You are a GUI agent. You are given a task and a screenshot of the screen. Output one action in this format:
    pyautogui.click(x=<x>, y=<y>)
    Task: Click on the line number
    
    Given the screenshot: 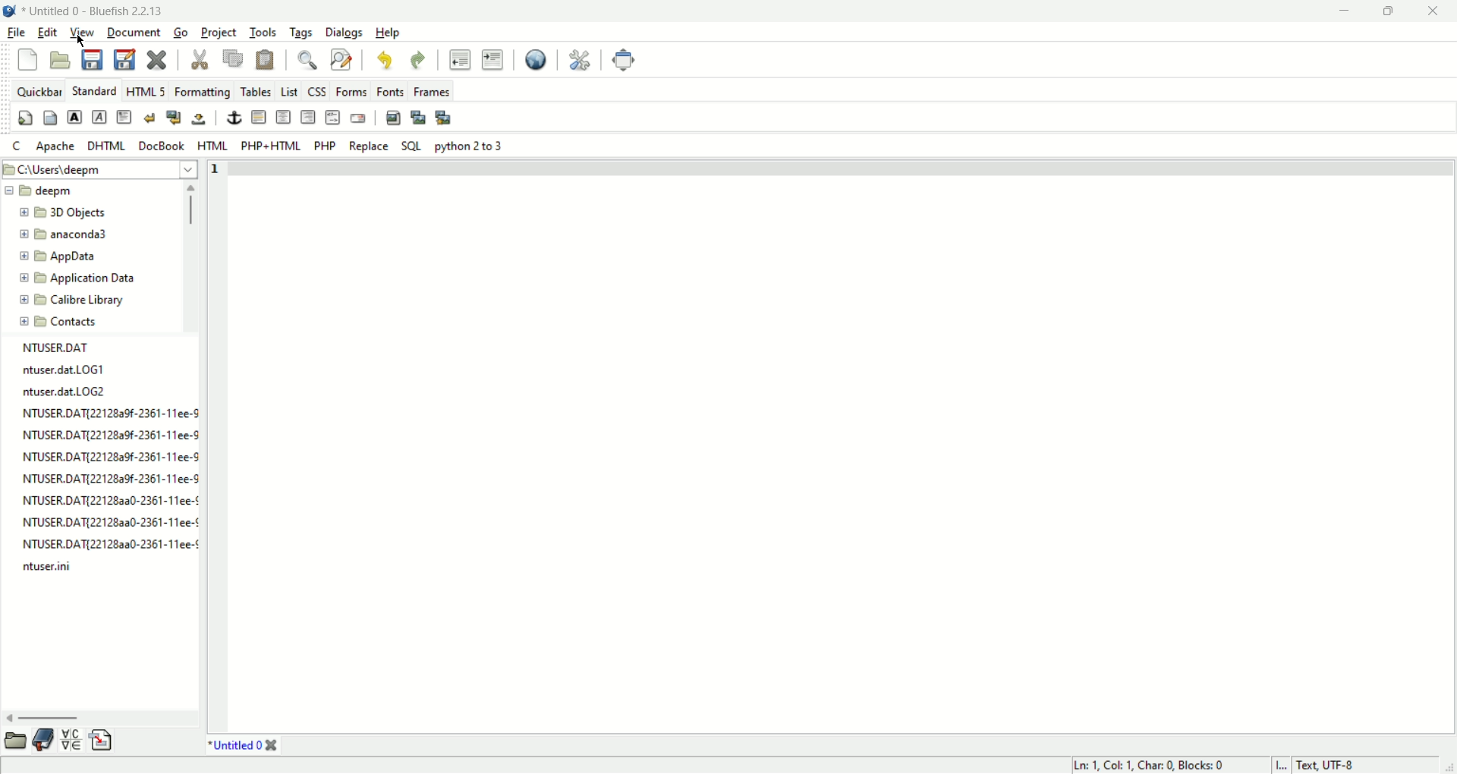 What is the action you would take?
    pyautogui.click(x=216, y=171)
    